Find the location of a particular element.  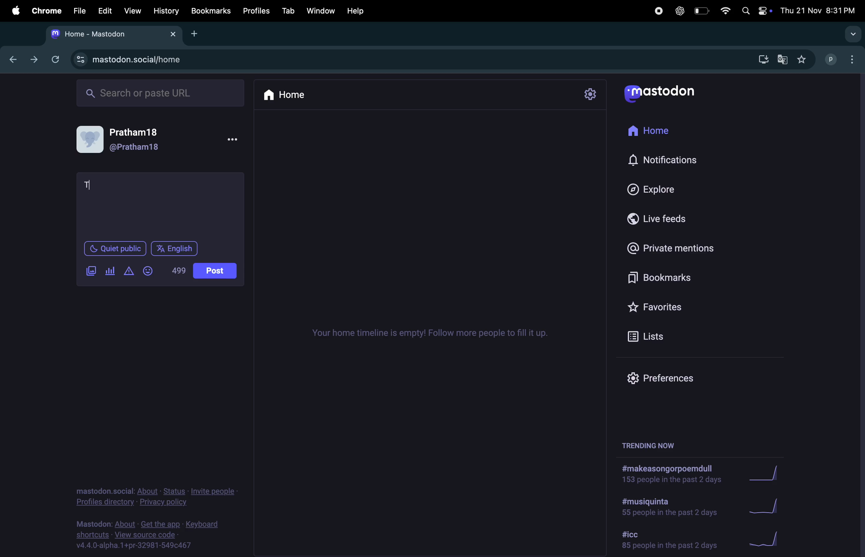

battery is located at coordinates (702, 12).